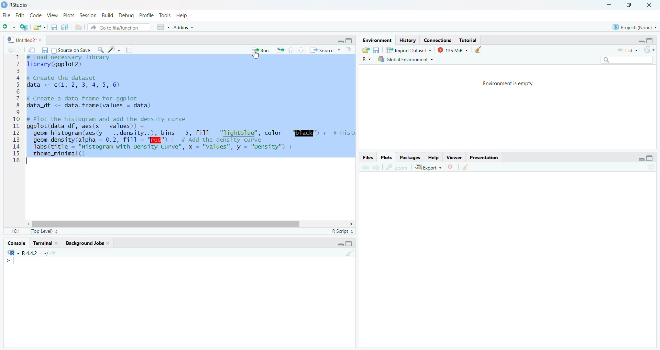 The height and width of the screenshot is (350, 660). Describe the element at coordinates (376, 50) in the screenshot. I see `save workspace as` at that location.